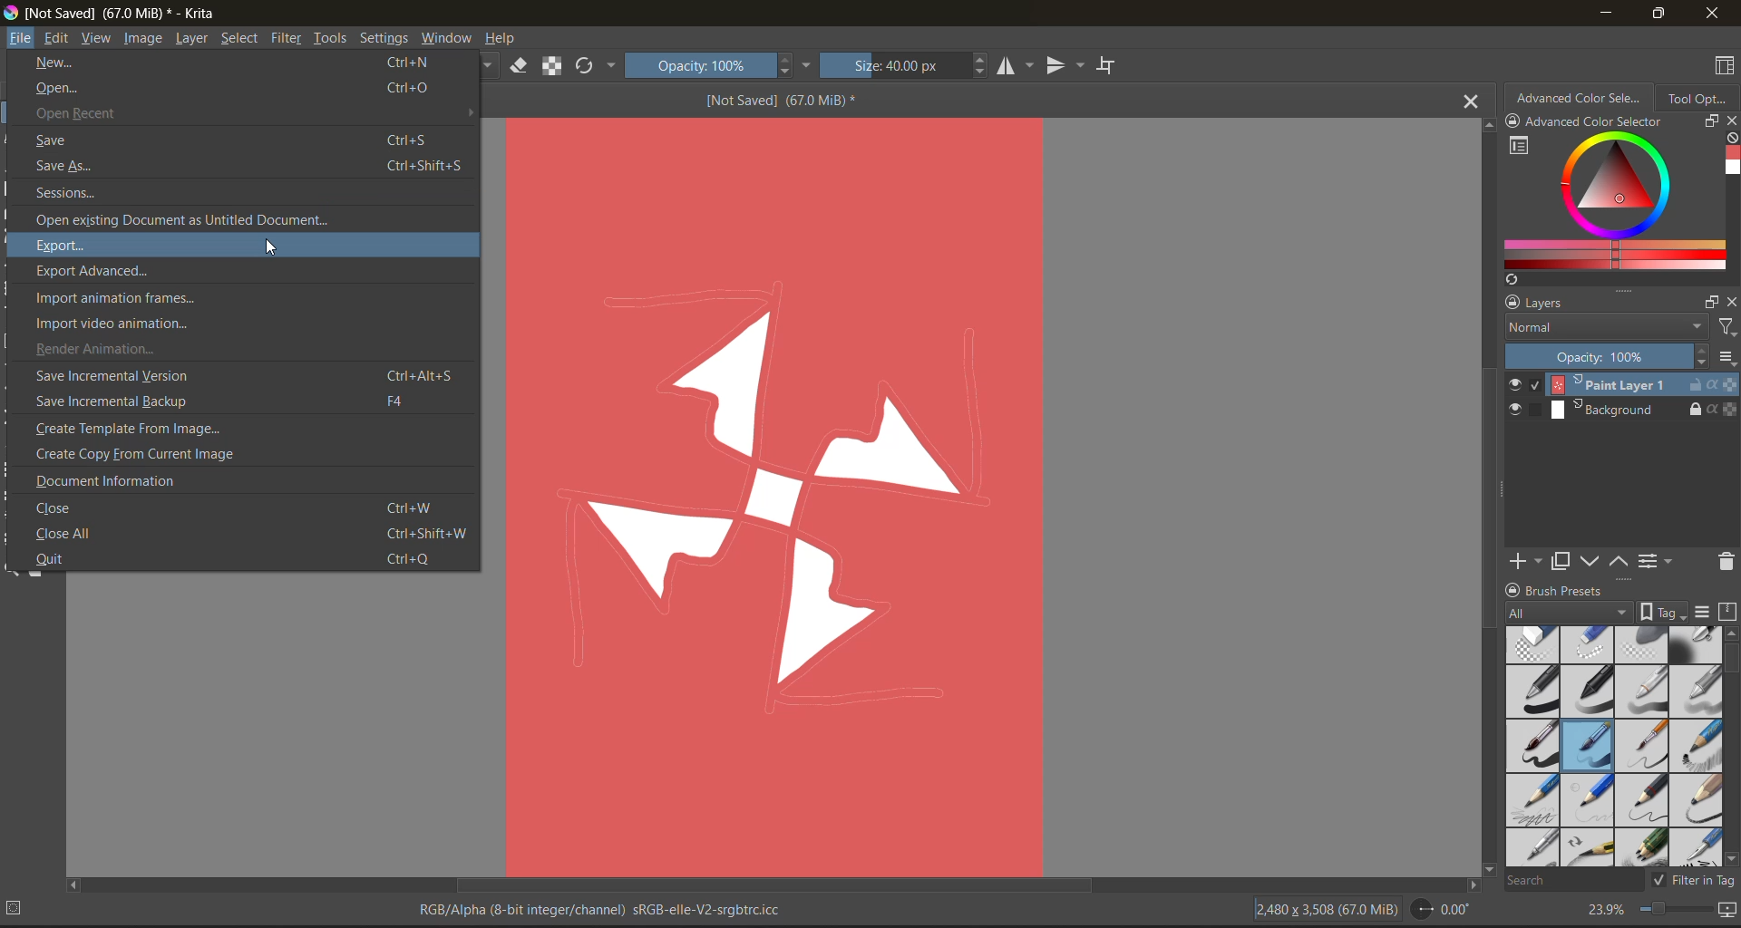 This screenshot has width=1741, height=928. What do you see at coordinates (1614, 202) in the screenshot?
I see `advanced color selector` at bounding box center [1614, 202].